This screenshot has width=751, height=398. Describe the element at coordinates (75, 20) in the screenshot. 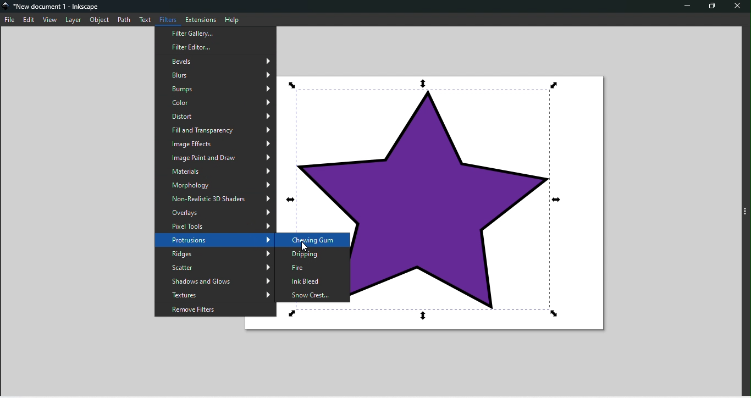

I see `Layer` at that location.